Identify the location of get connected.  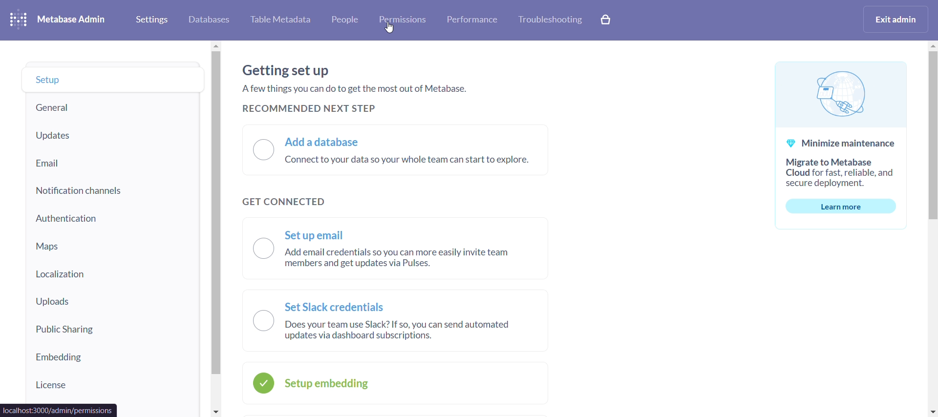
(285, 203).